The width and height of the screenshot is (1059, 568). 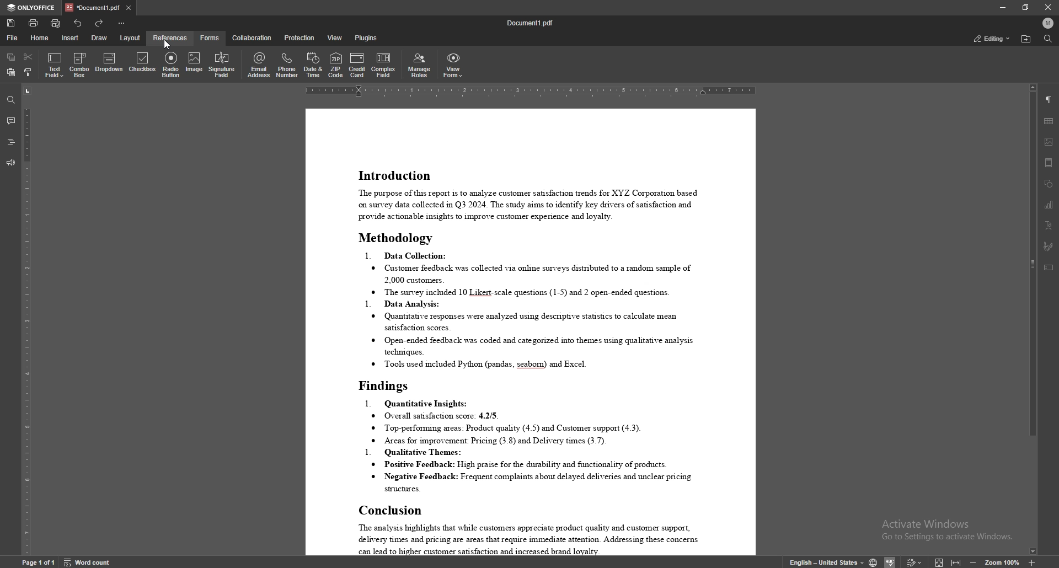 What do you see at coordinates (40, 562) in the screenshot?
I see `Page 1 0f 1` at bounding box center [40, 562].